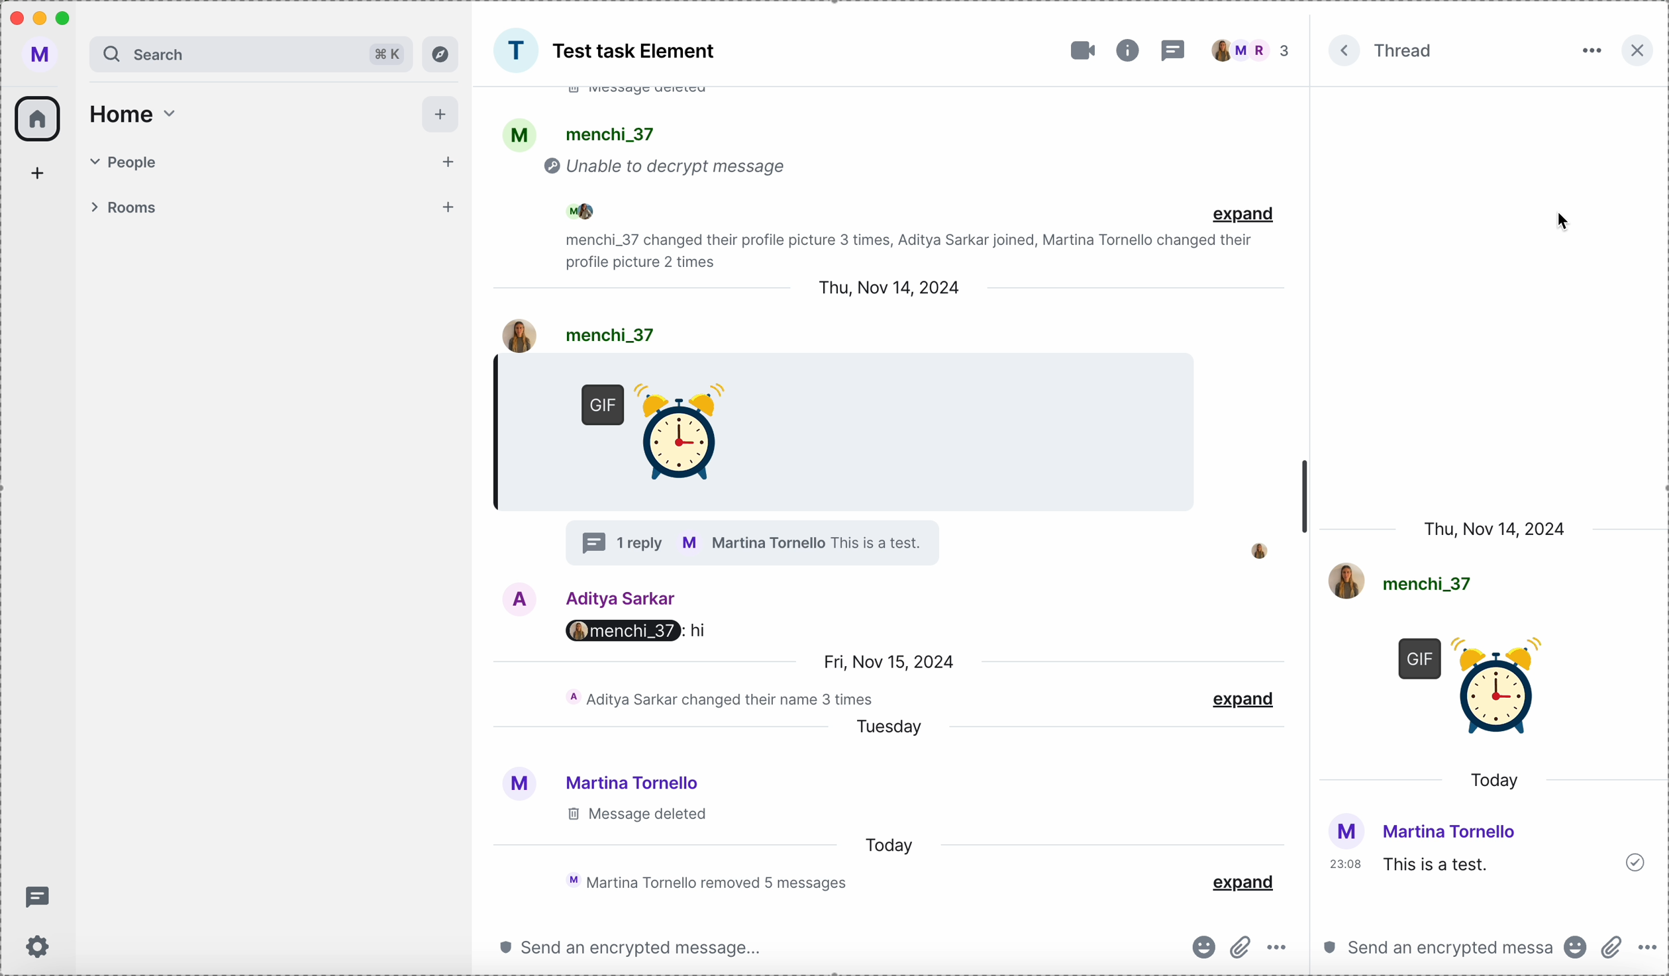 The width and height of the screenshot is (1669, 976). What do you see at coordinates (42, 21) in the screenshot?
I see `minimize program` at bounding box center [42, 21].